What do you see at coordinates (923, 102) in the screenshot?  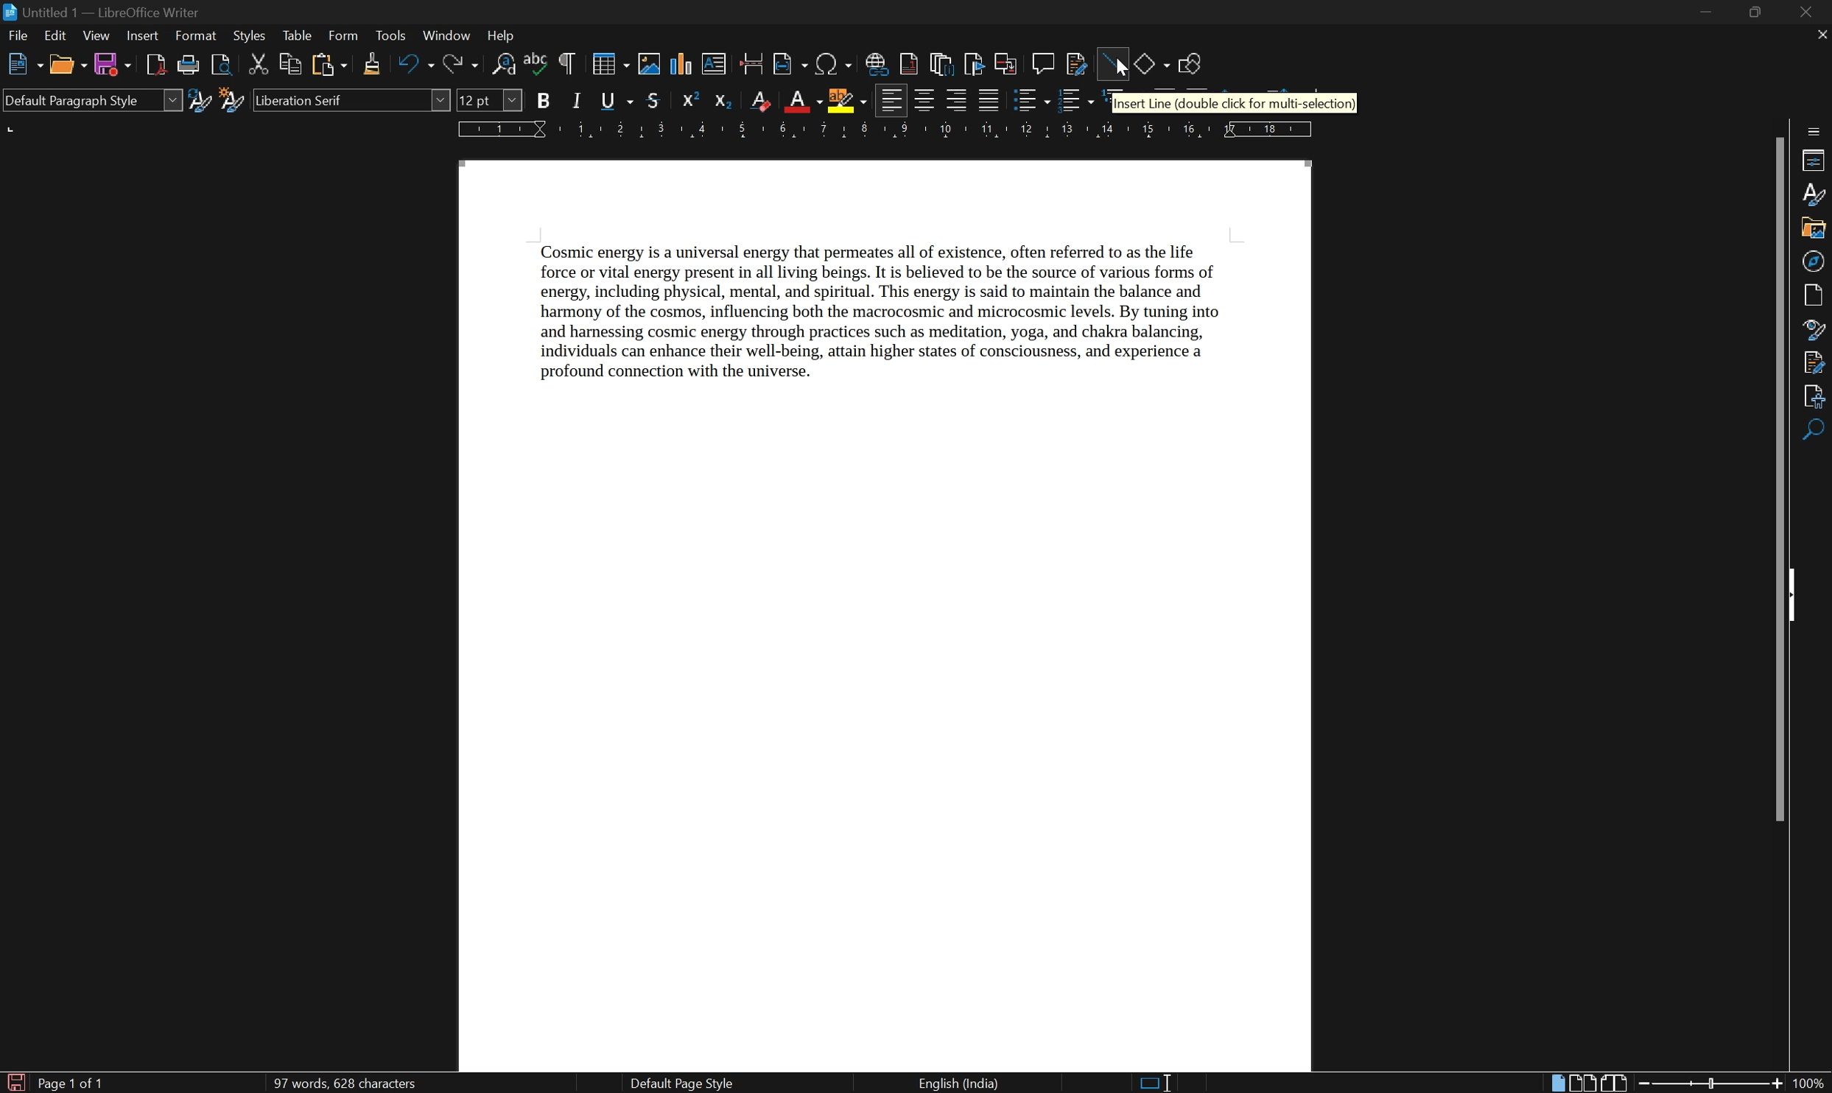 I see `align center` at bounding box center [923, 102].